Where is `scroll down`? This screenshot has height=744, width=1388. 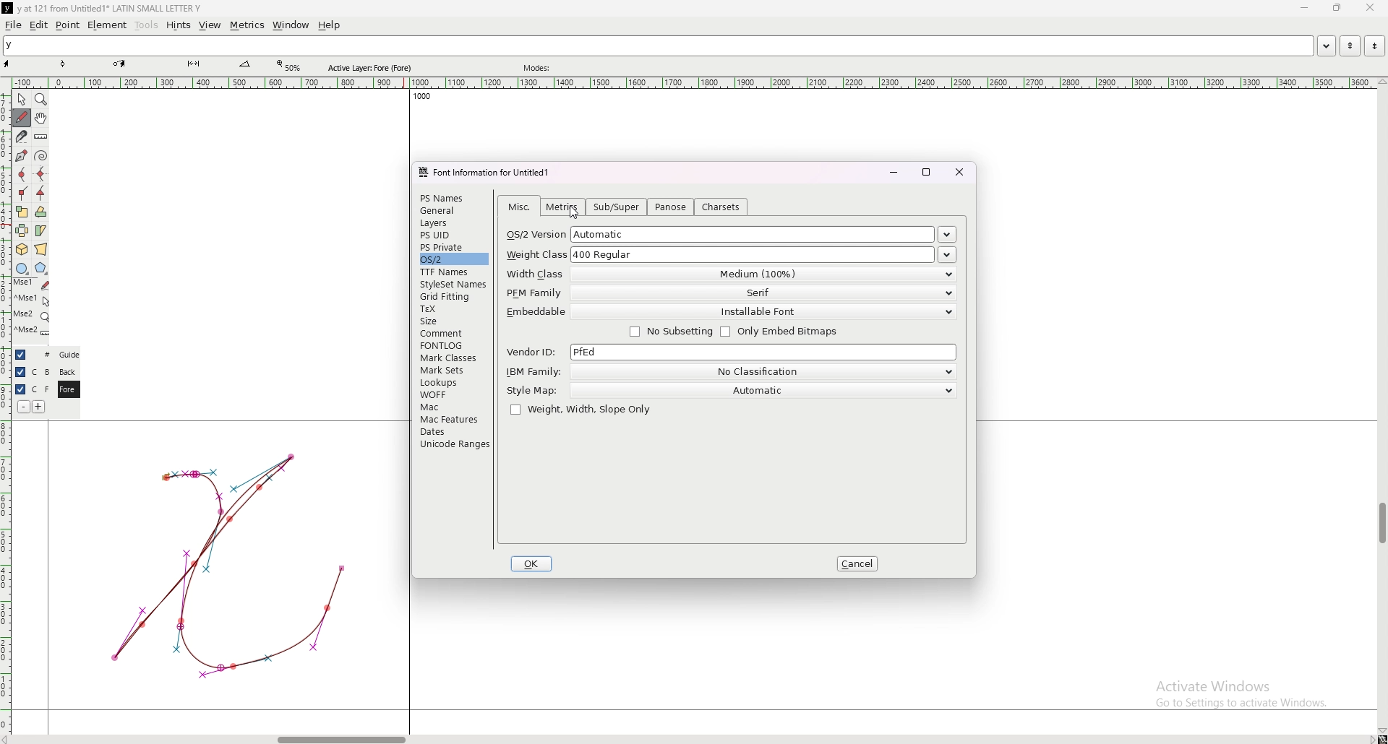
scroll down is located at coordinates (1381, 731).